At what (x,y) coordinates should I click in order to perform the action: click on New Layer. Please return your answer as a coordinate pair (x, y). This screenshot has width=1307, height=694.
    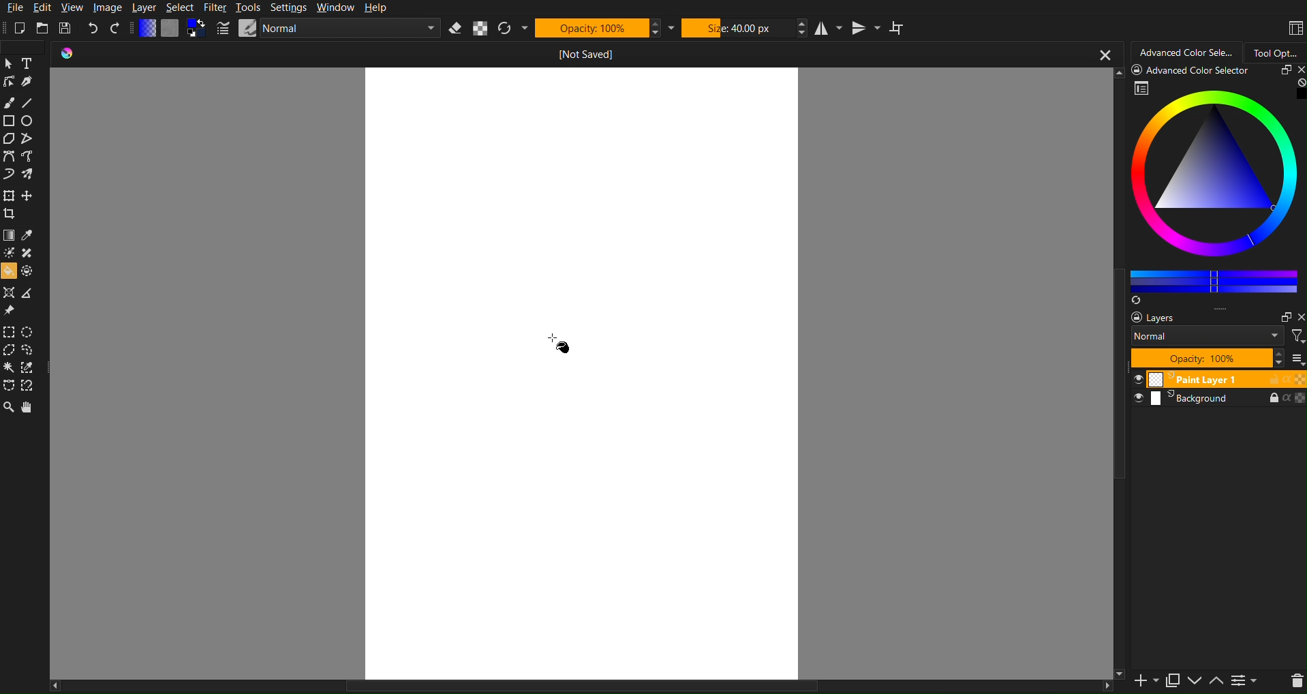
    Looking at the image, I should click on (1138, 678).